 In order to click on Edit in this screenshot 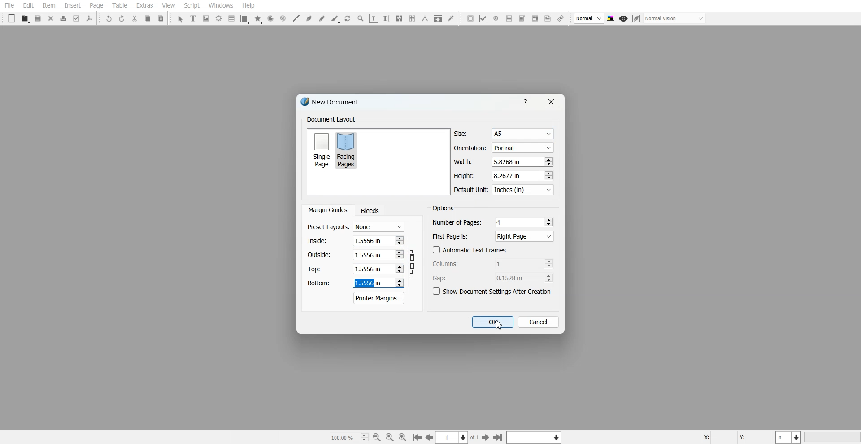, I will do `click(28, 6)`.